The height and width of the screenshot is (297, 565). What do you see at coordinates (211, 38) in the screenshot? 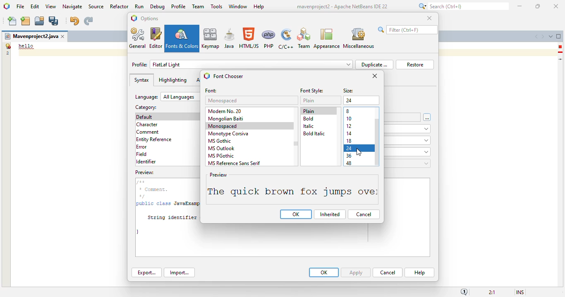
I see `keymap` at bounding box center [211, 38].